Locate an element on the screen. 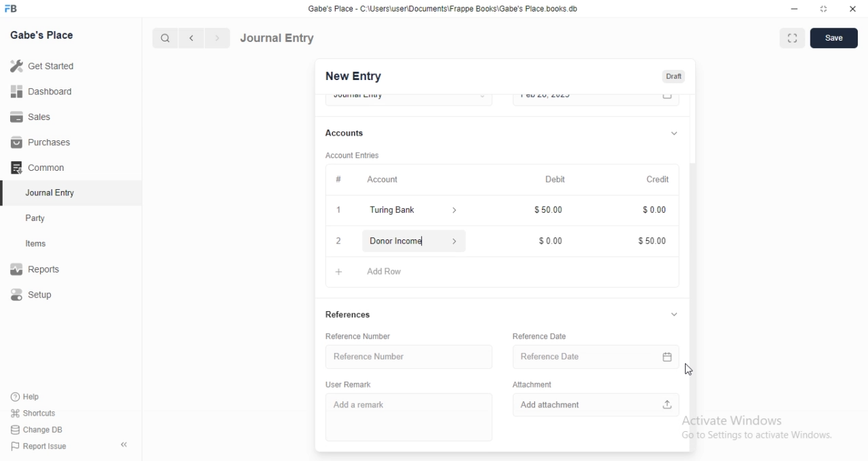 Image resolution: width=868 pixels, height=461 pixels. turing bank is located at coordinates (410, 212).